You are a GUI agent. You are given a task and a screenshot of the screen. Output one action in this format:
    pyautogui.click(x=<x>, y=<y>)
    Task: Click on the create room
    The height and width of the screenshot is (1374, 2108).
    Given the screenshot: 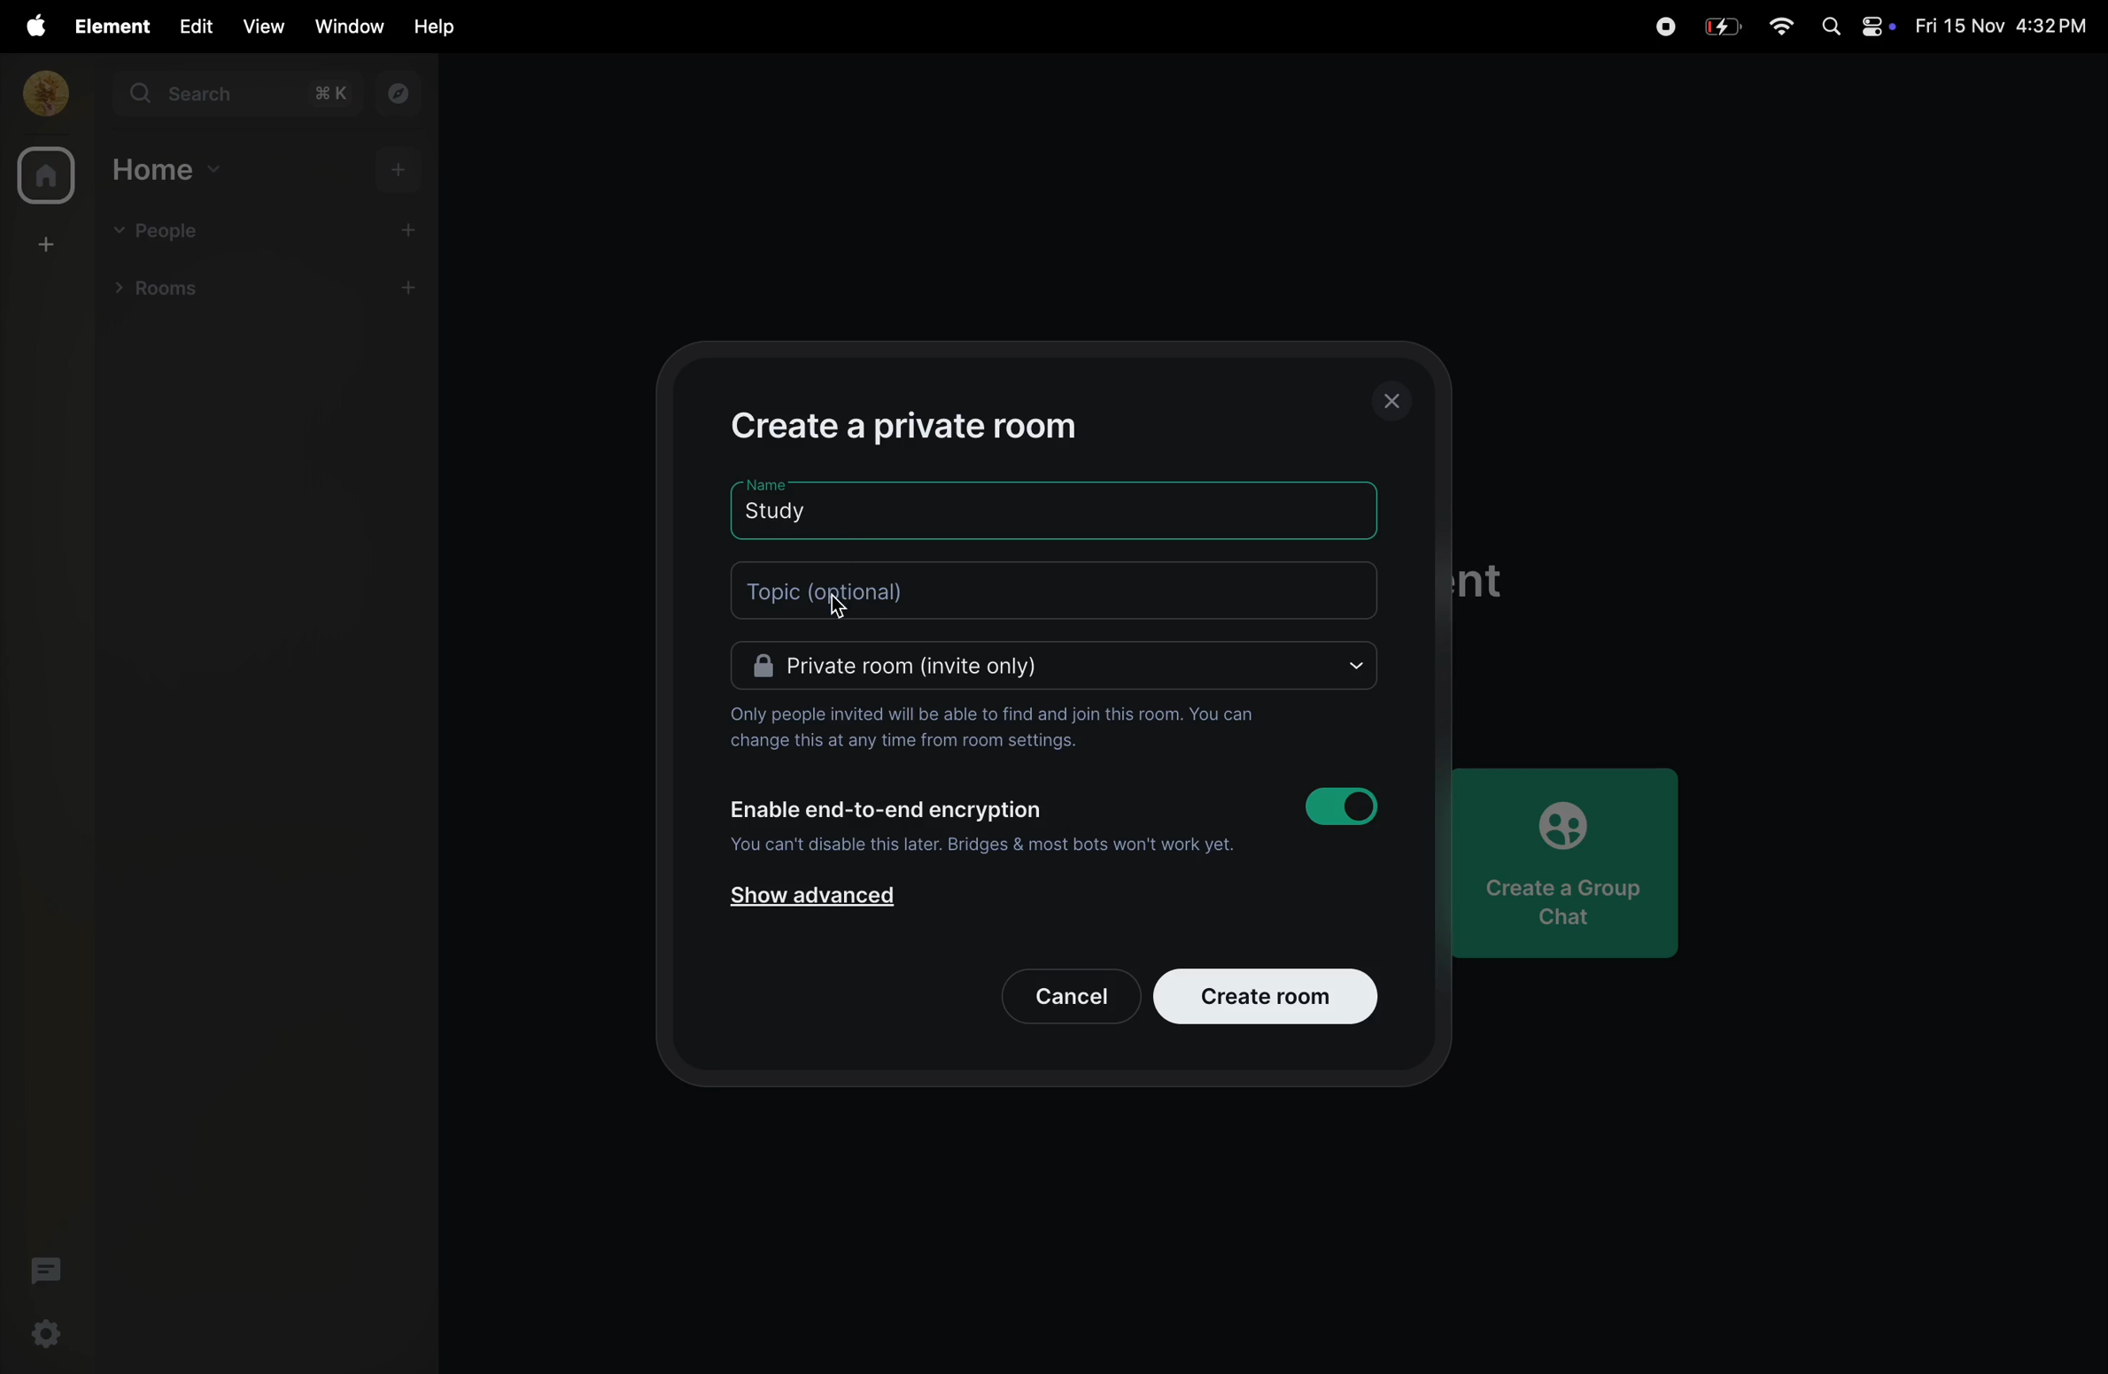 What is the action you would take?
    pyautogui.click(x=43, y=245)
    